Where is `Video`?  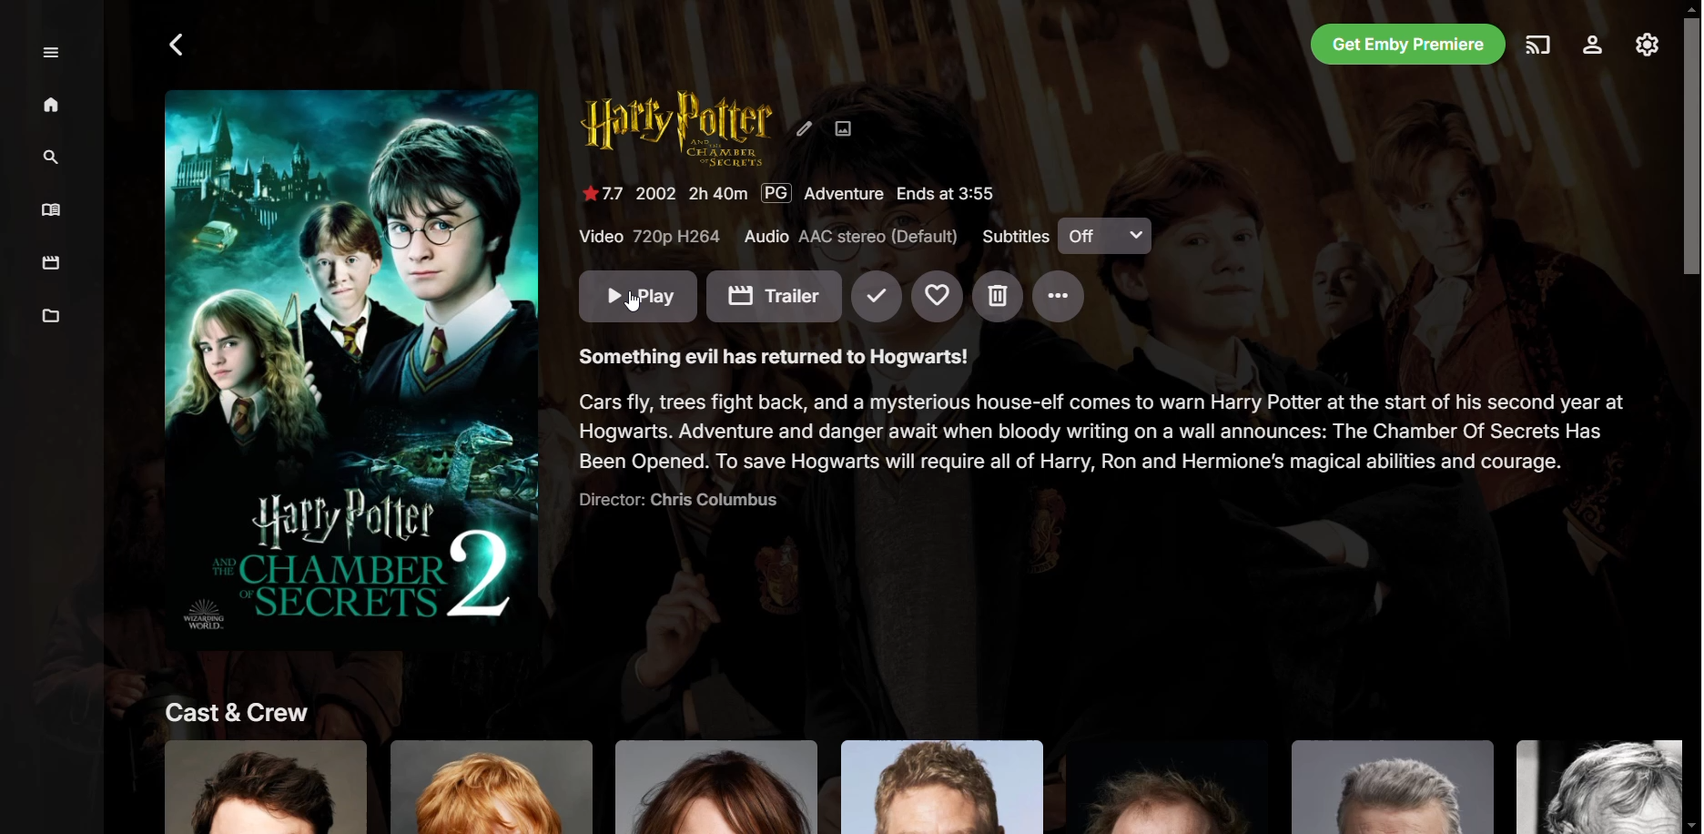
Video is located at coordinates (648, 237).